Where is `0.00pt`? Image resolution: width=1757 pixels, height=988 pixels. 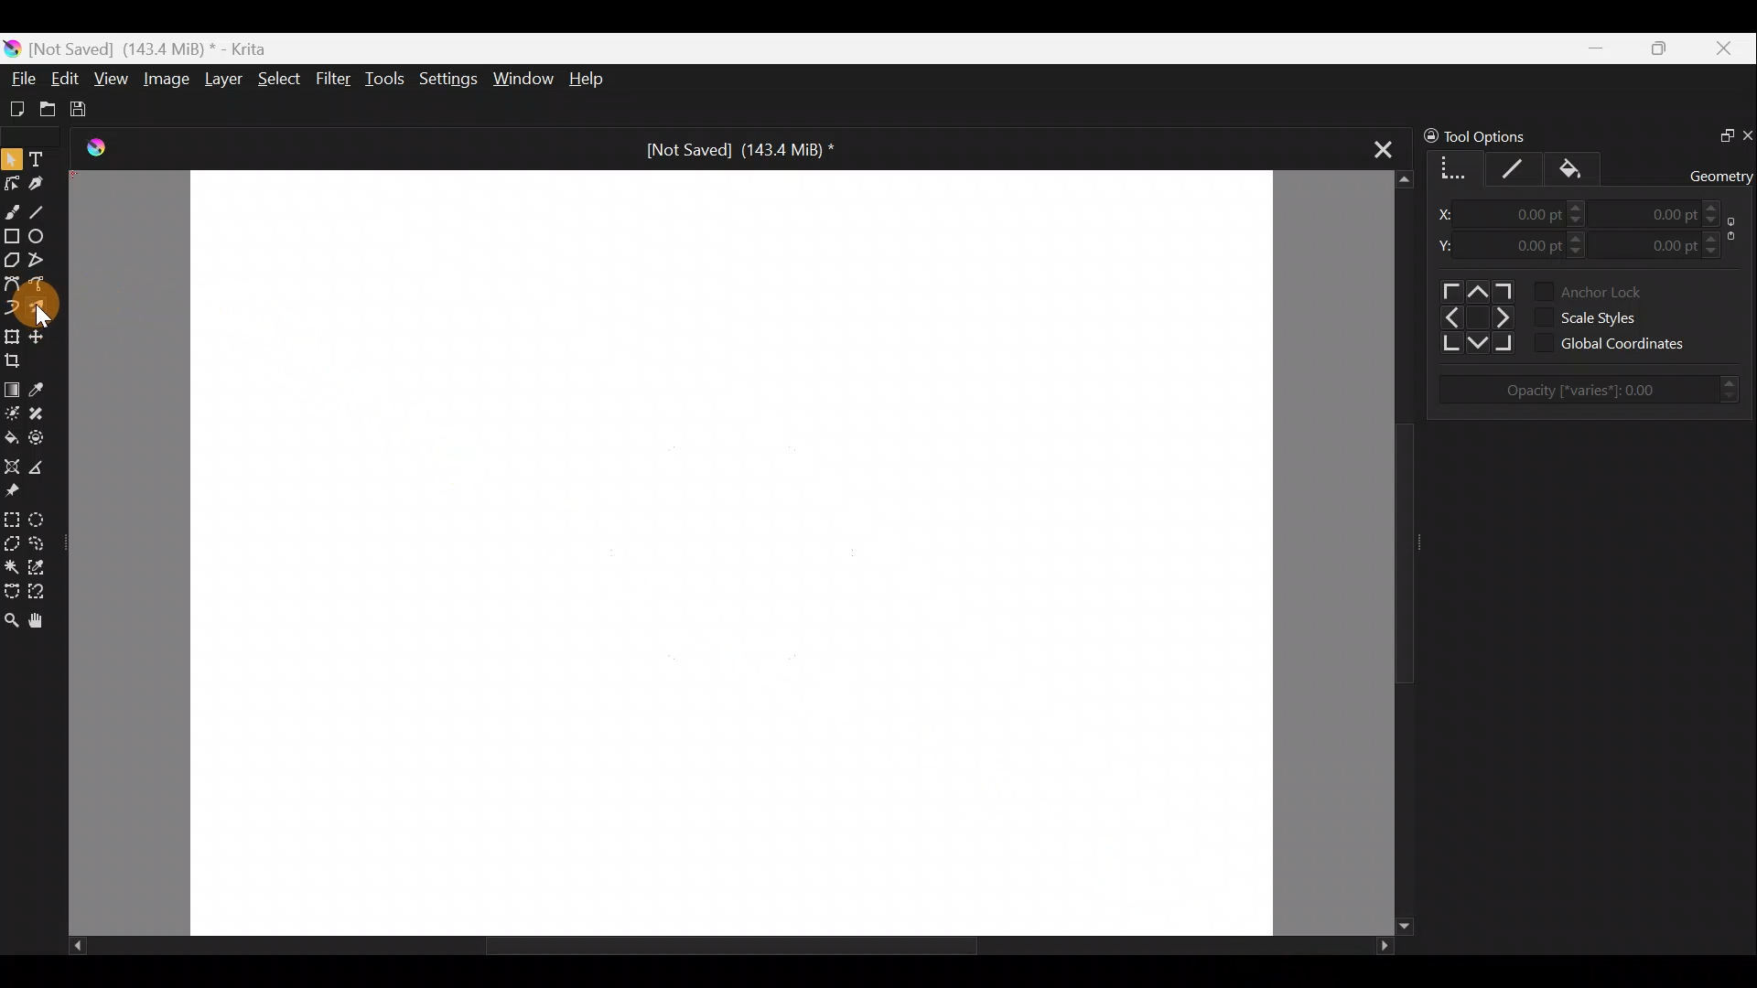 0.00pt is located at coordinates (1660, 214).